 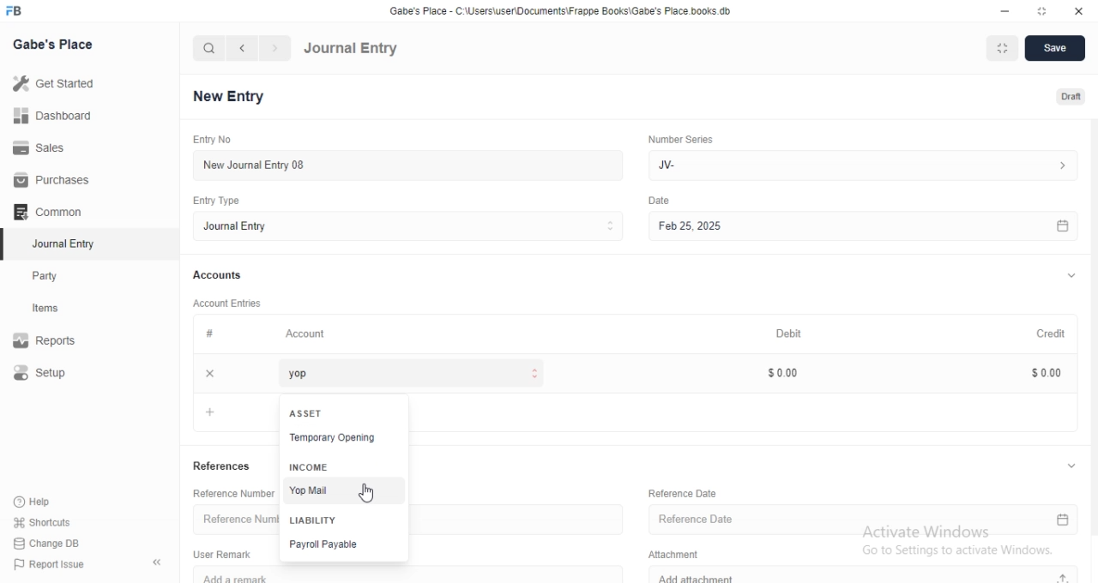 What do you see at coordinates (680, 141) in the screenshot?
I see `Number Series` at bounding box center [680, 141].